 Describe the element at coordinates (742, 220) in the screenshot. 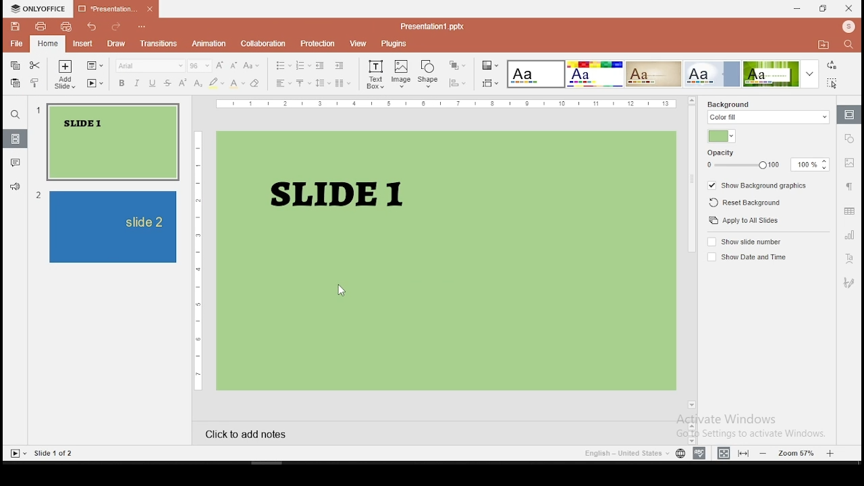

I see `apply to all slides` at that location.